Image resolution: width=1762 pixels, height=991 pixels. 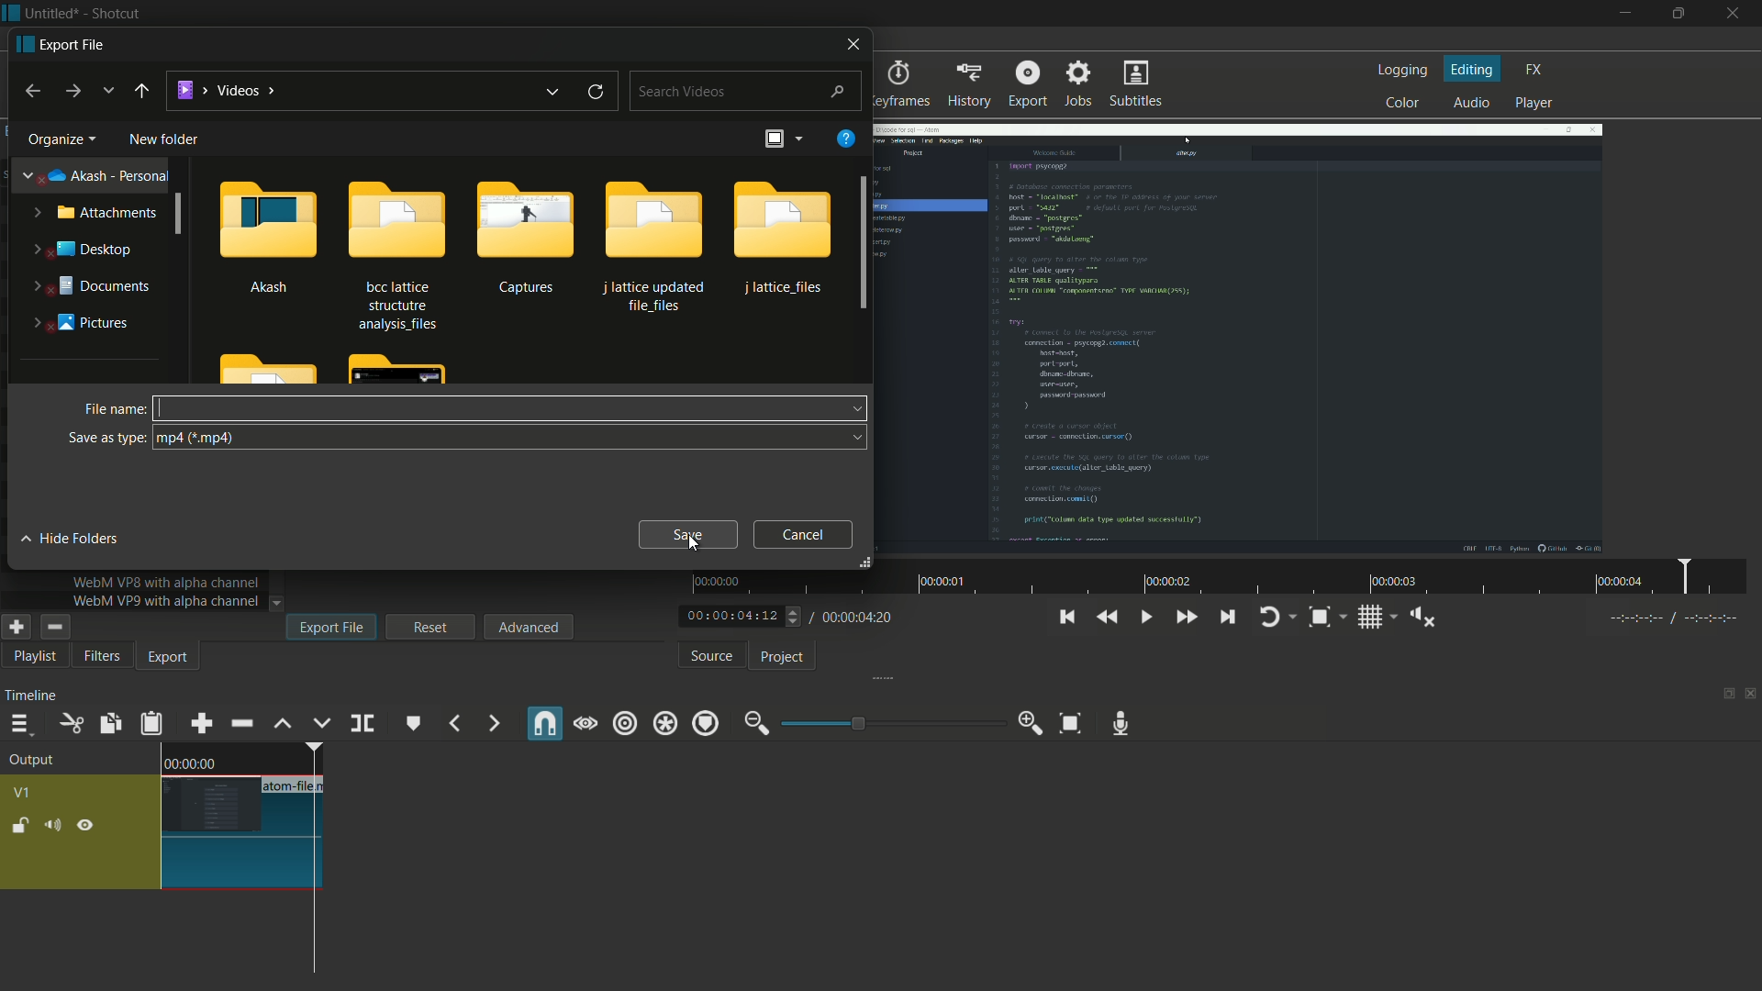 I want to click on create or edit marker, so click(x=411, y=725).